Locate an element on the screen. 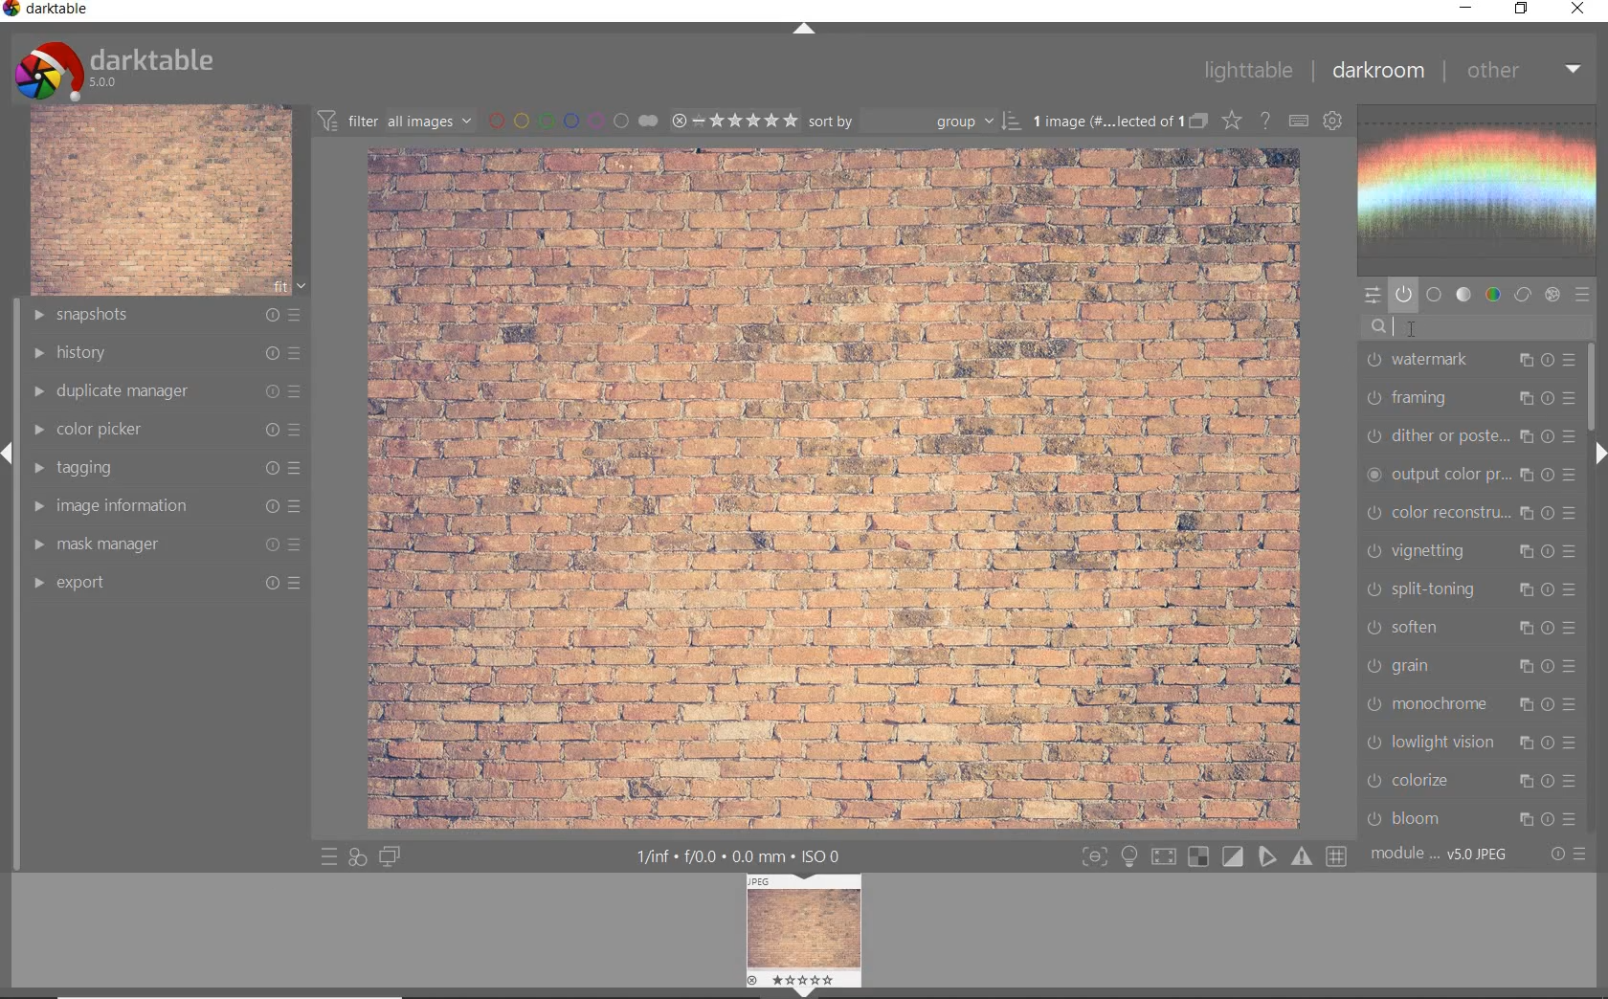  up is located at coordinates (806, 30).